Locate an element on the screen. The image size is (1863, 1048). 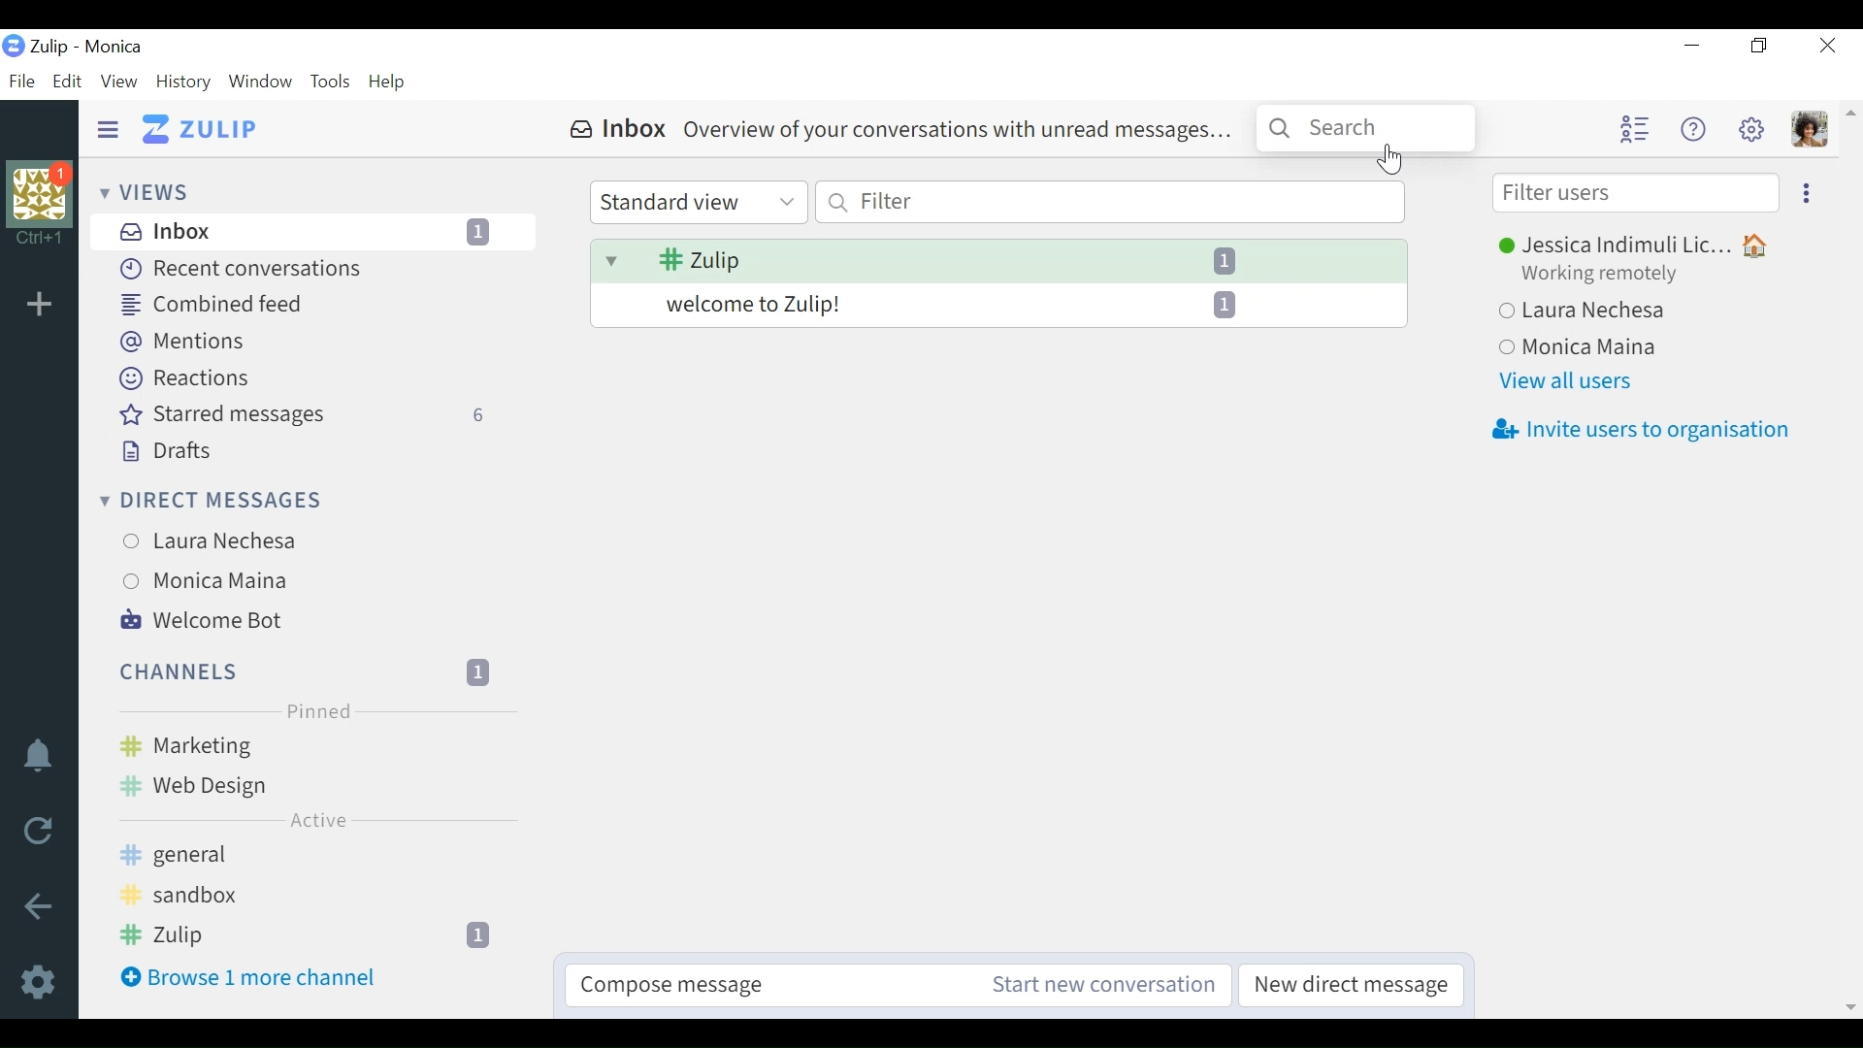
Active is located at coordinates (322, 823).